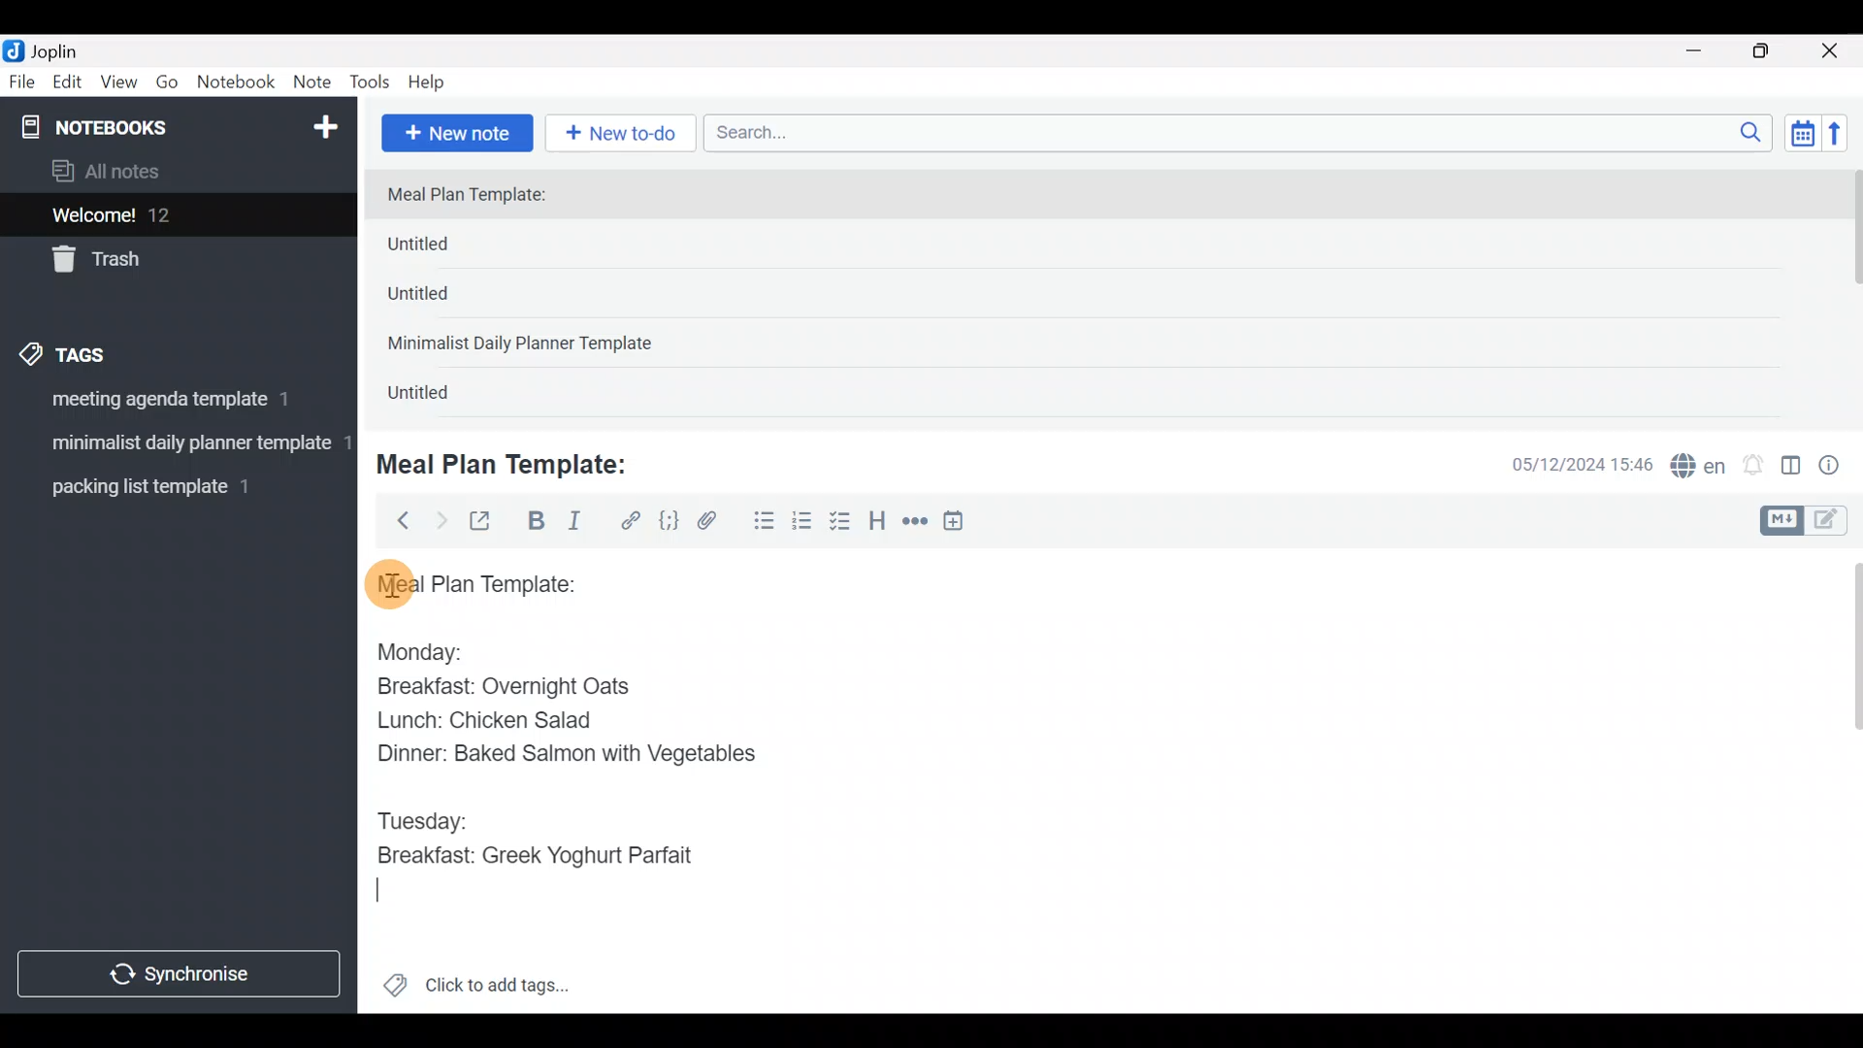 Image resolution: width=1863 pixels, height=1048 pixels. I want to click on Meal Plan Template:, so click(478, 196).